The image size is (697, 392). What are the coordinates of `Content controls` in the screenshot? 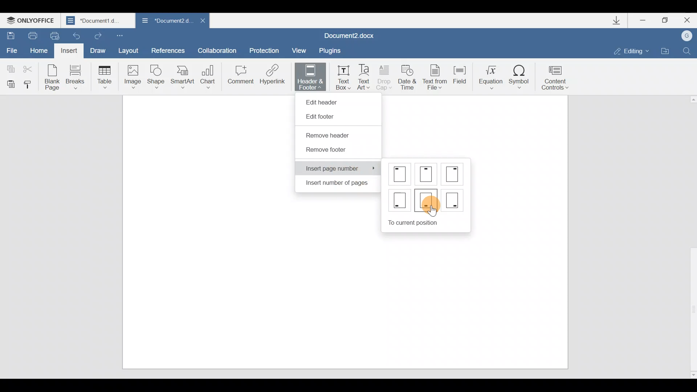 It's located at (559, 75).